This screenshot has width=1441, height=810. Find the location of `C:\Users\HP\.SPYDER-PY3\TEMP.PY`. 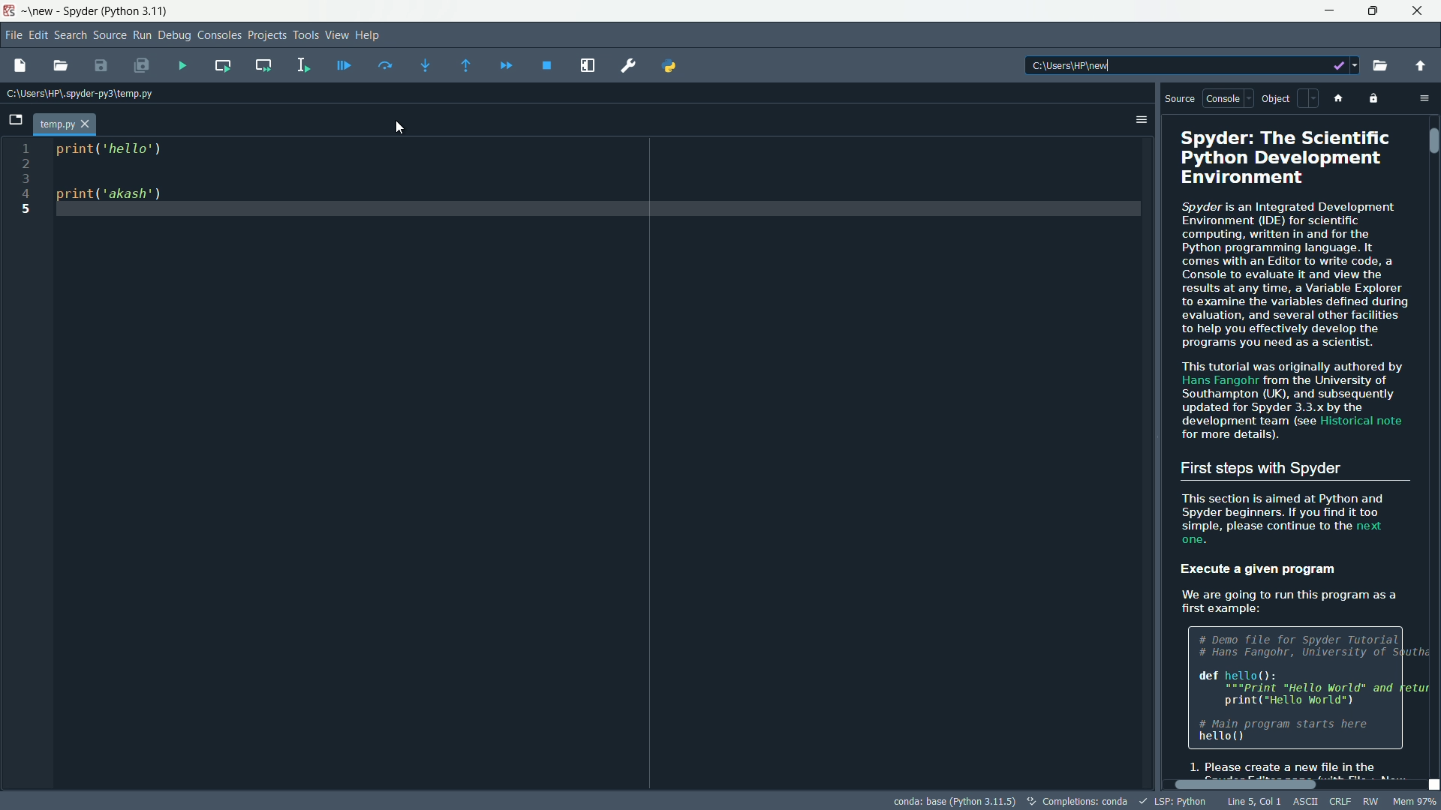

C:\Users\HP\.SPYDER-PY3\TEMP.PY is located at coordinates (85, 92).